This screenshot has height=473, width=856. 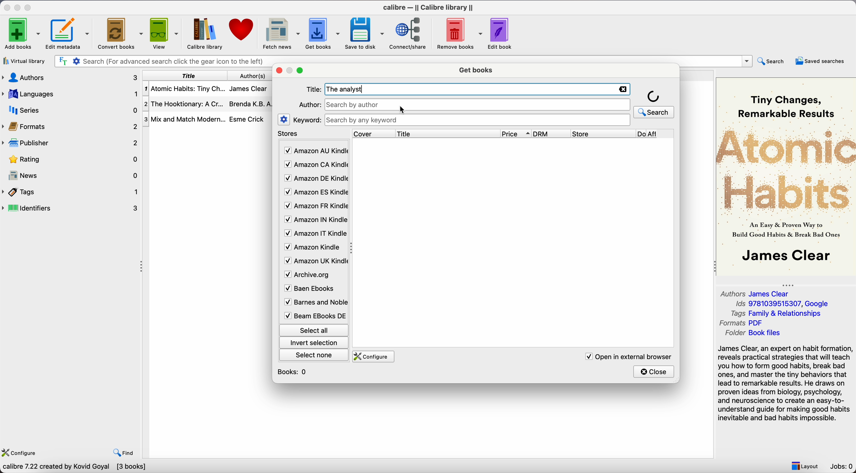 What do you see at coordinates (72, 159) in the screenshot?
I see `rating` at bounding box center [72, 159].